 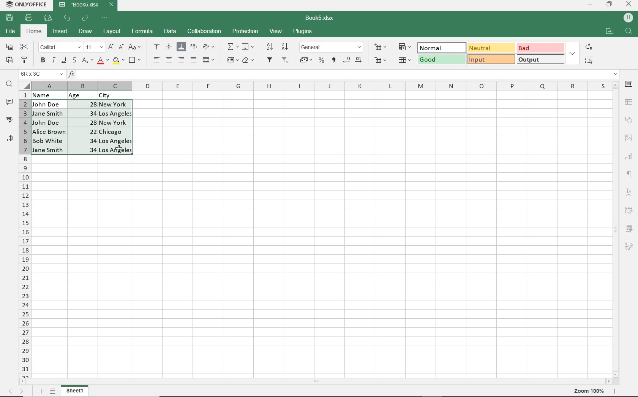 What do you see at coordinates (11, 102) in the screenshot?
I see `COMMENTS` at bounding box center [11, 102].